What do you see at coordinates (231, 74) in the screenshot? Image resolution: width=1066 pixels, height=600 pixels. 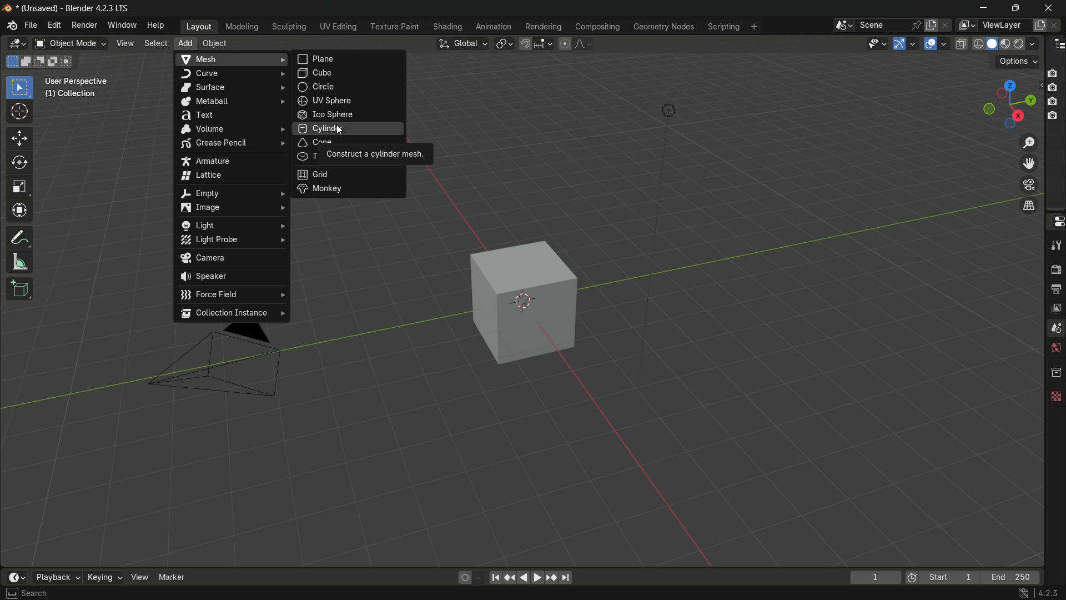 I see `curve` at bounding box center [231, 74].